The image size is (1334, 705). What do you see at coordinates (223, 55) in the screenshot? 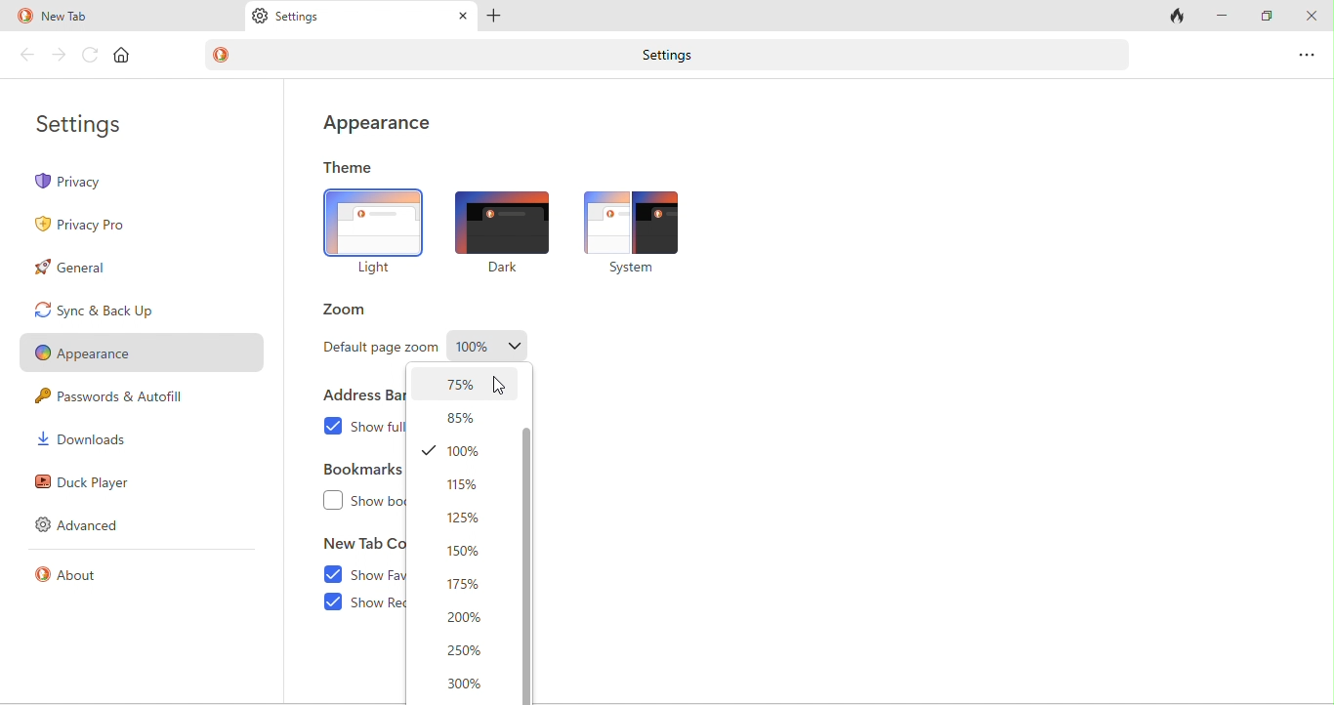
I see `duck duck go logo` at bounding box center [223, 55].